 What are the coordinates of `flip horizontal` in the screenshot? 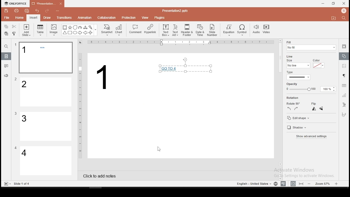 It's located at (313, 109).